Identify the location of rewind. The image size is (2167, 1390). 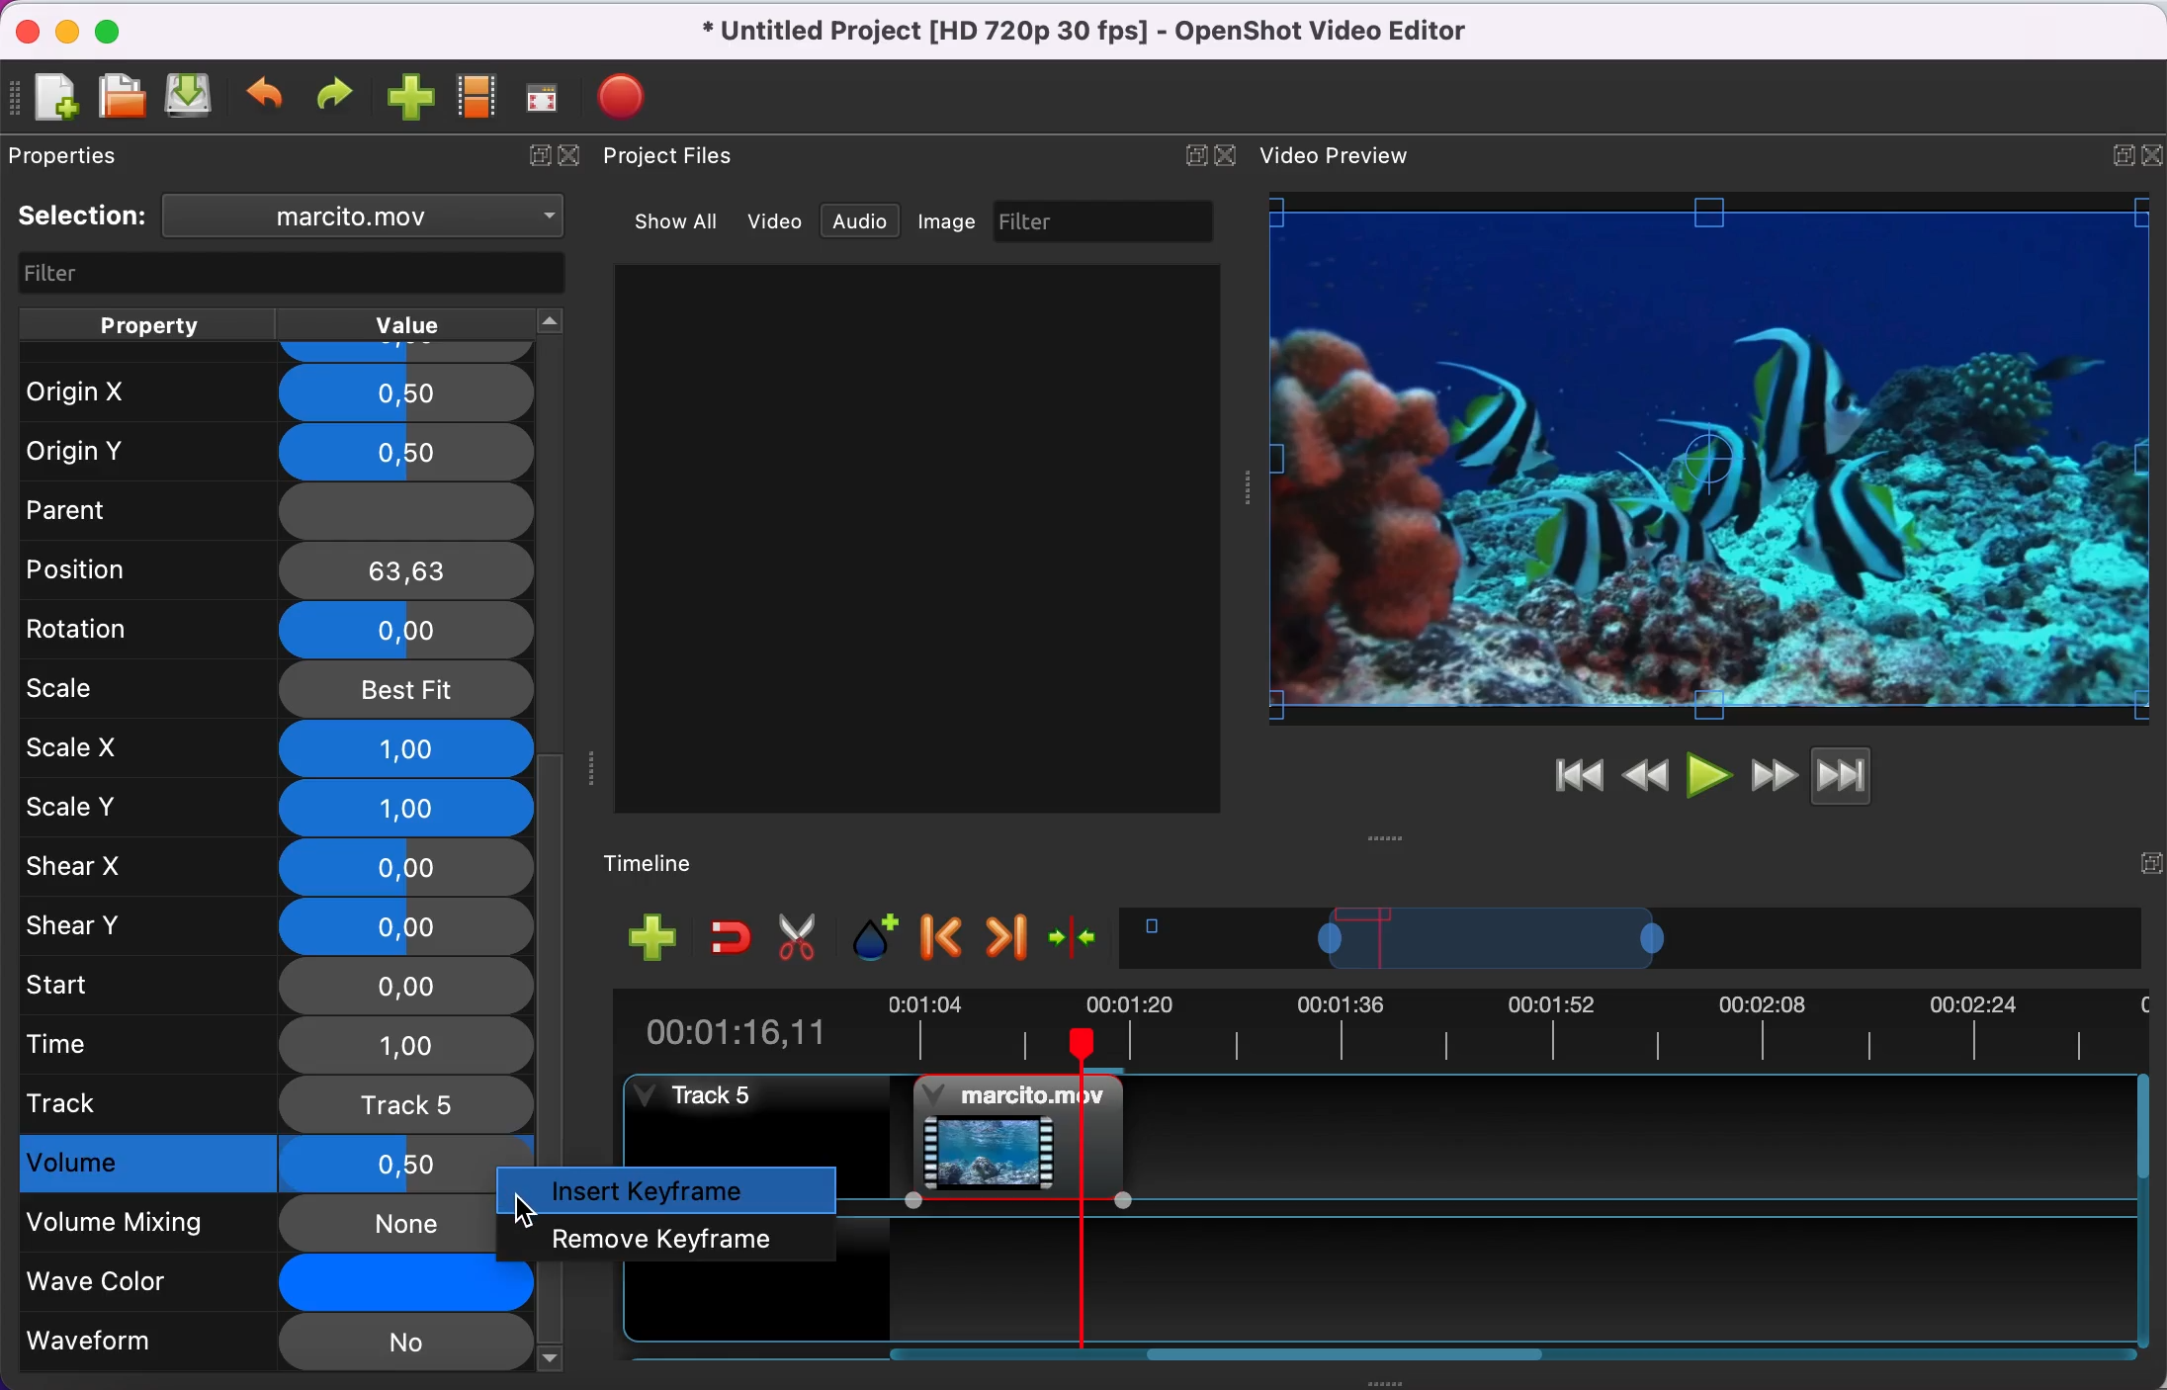
(1648, 773).